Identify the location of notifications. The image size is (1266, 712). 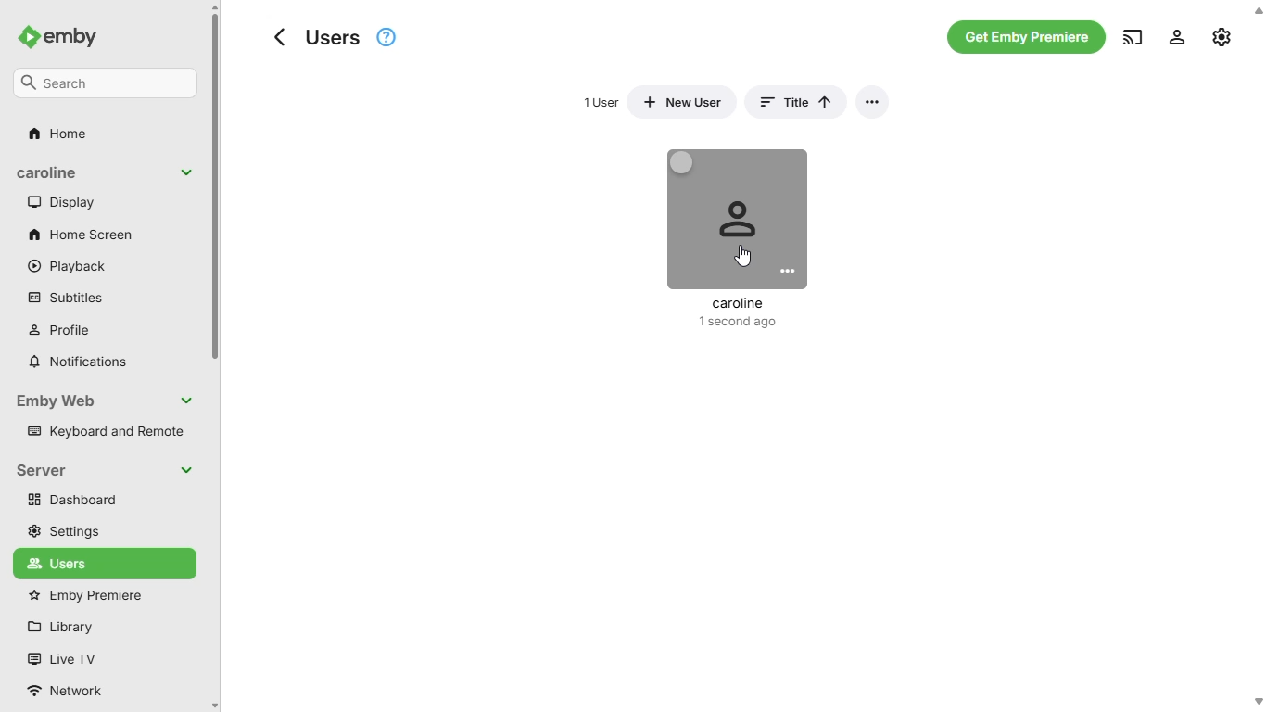
(79, 362).